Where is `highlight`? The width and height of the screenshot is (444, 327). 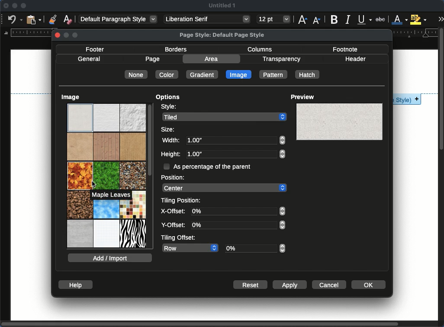 highlight is located at coordinates (418, 19).